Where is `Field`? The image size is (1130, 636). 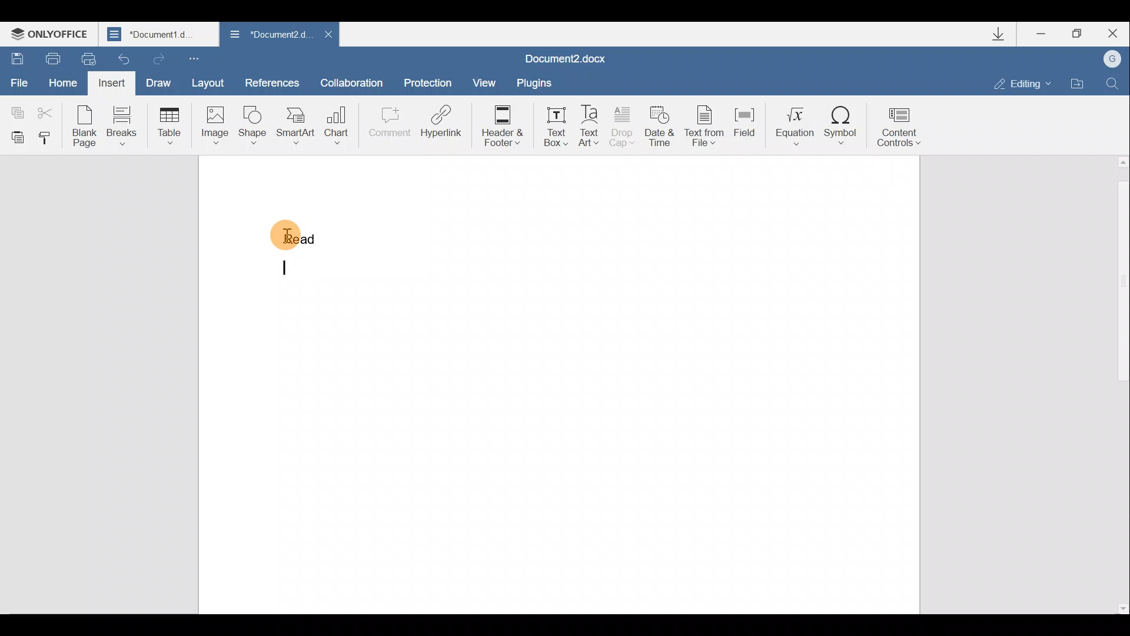
Field is located at coordinates (745, 127).